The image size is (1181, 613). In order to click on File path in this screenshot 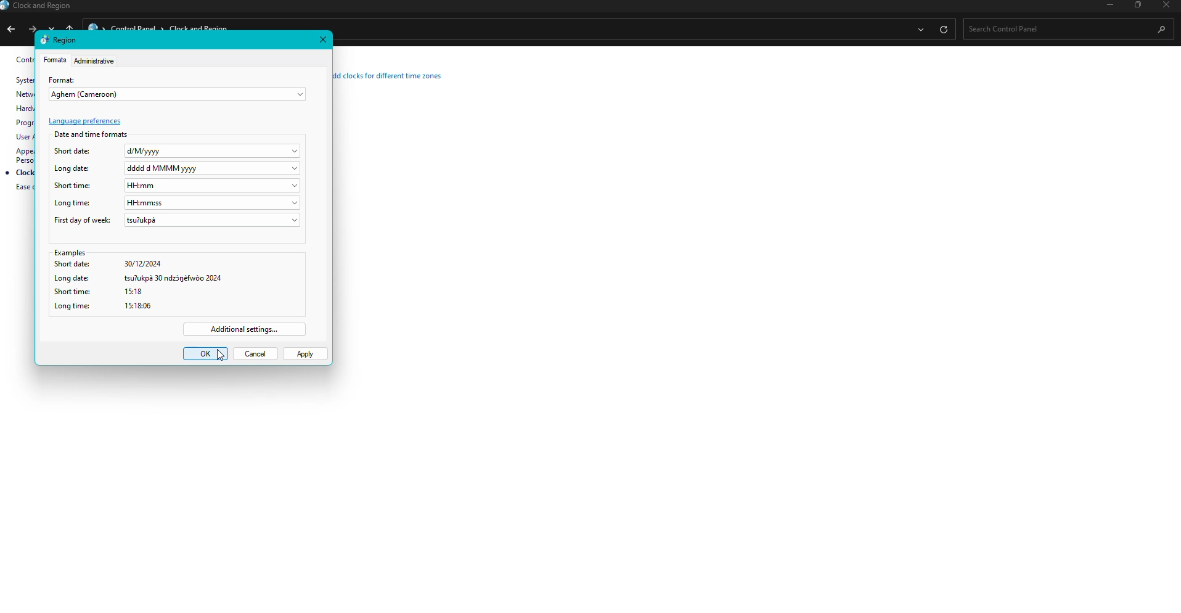, I will do `click(617, 29)`.